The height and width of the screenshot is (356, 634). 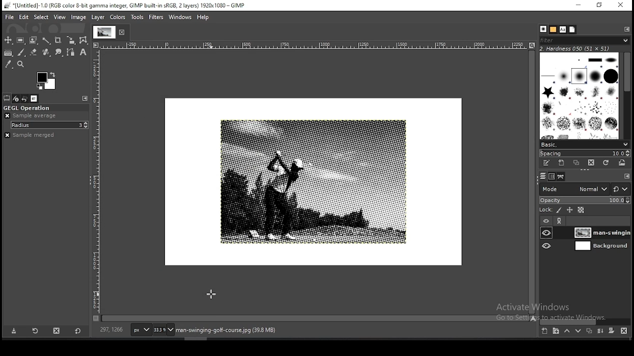 I want to click on link, so click(x=560, y=221).